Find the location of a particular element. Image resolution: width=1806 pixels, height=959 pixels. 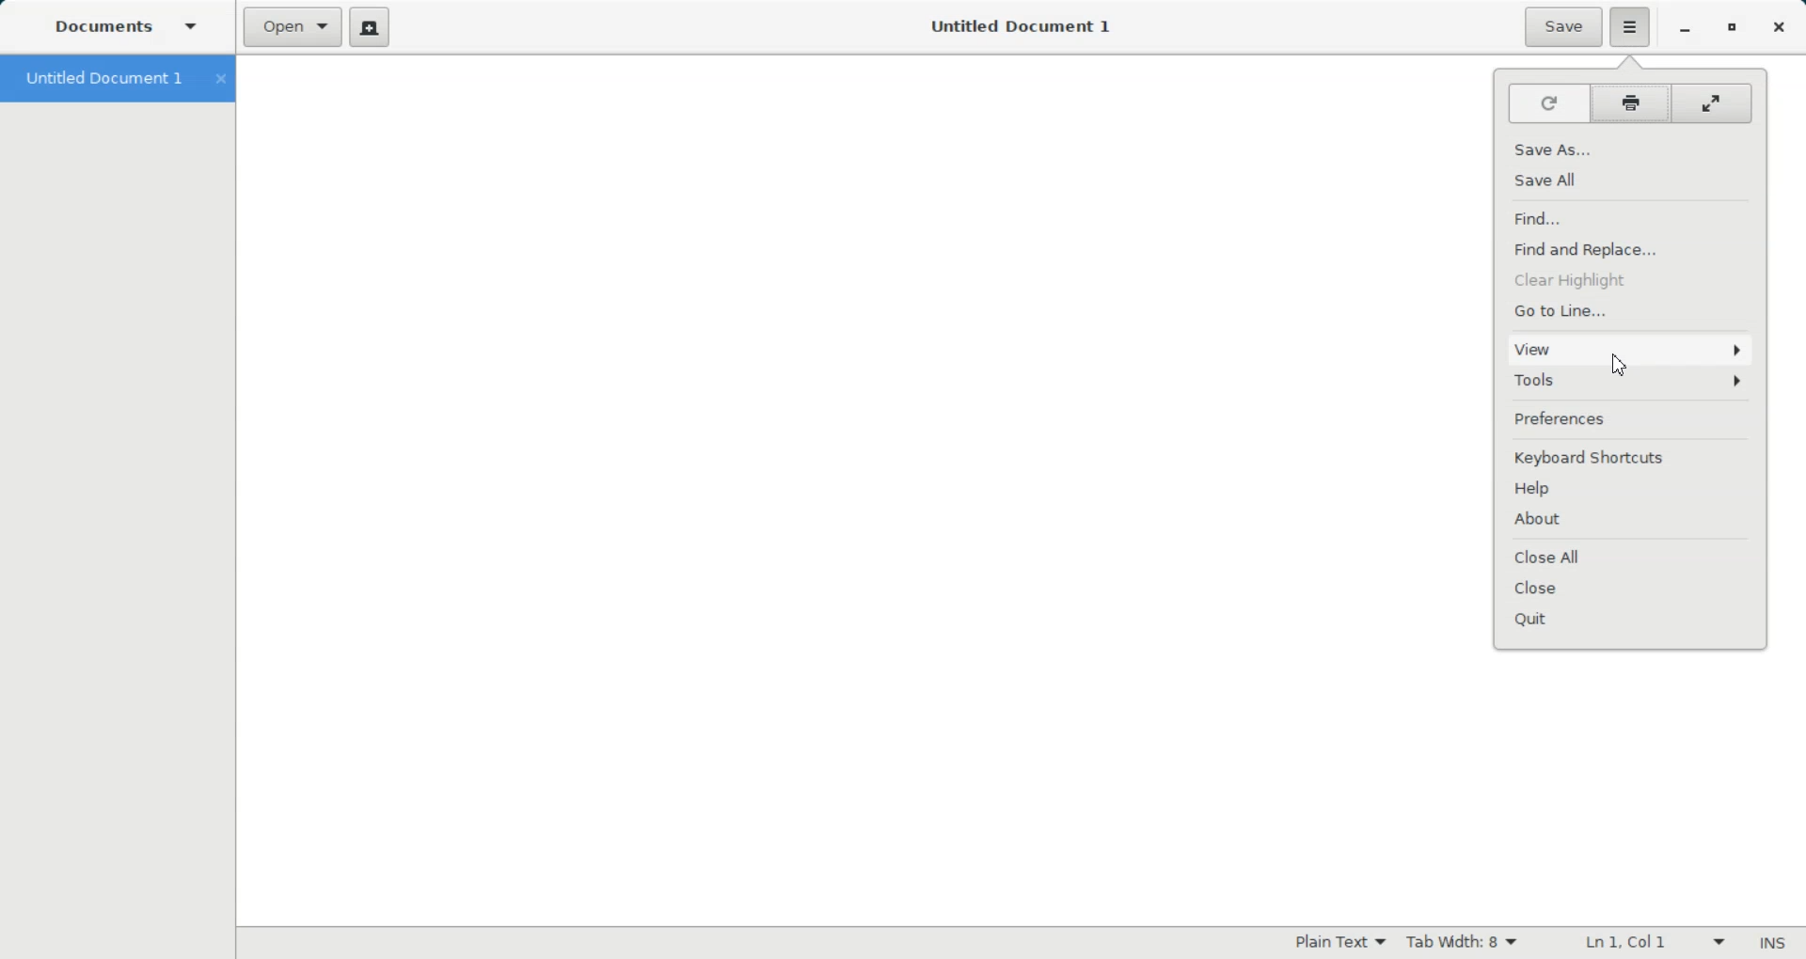

Refresh is located at coordinates (1545, 102).